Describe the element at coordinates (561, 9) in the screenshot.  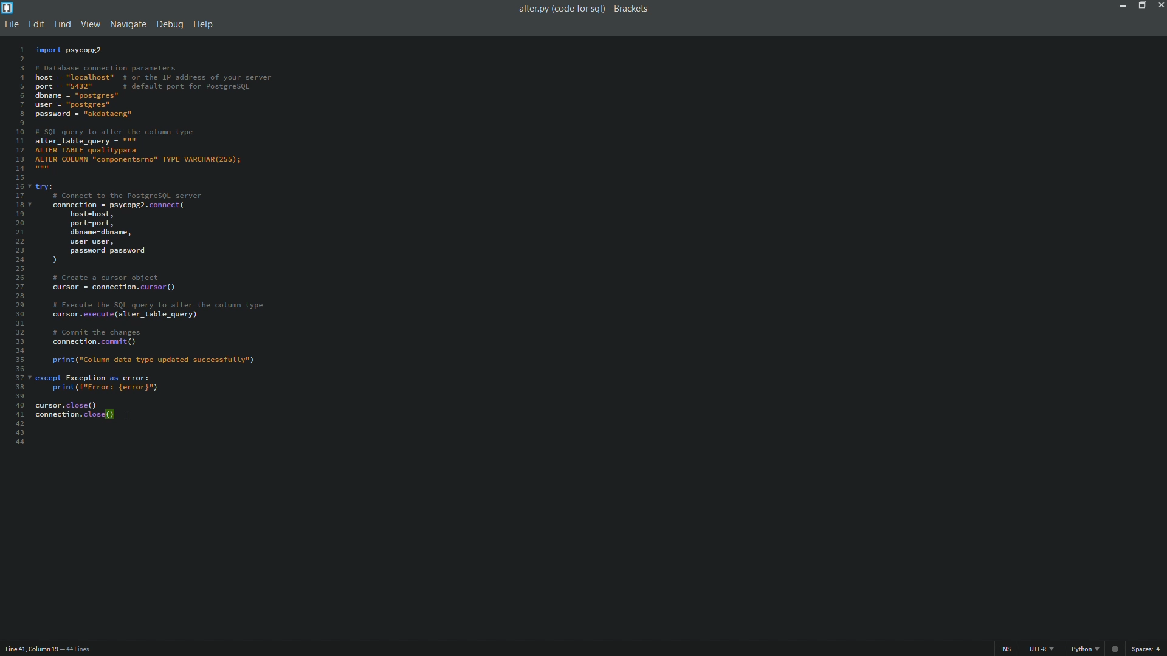
I see `file name` at that location.